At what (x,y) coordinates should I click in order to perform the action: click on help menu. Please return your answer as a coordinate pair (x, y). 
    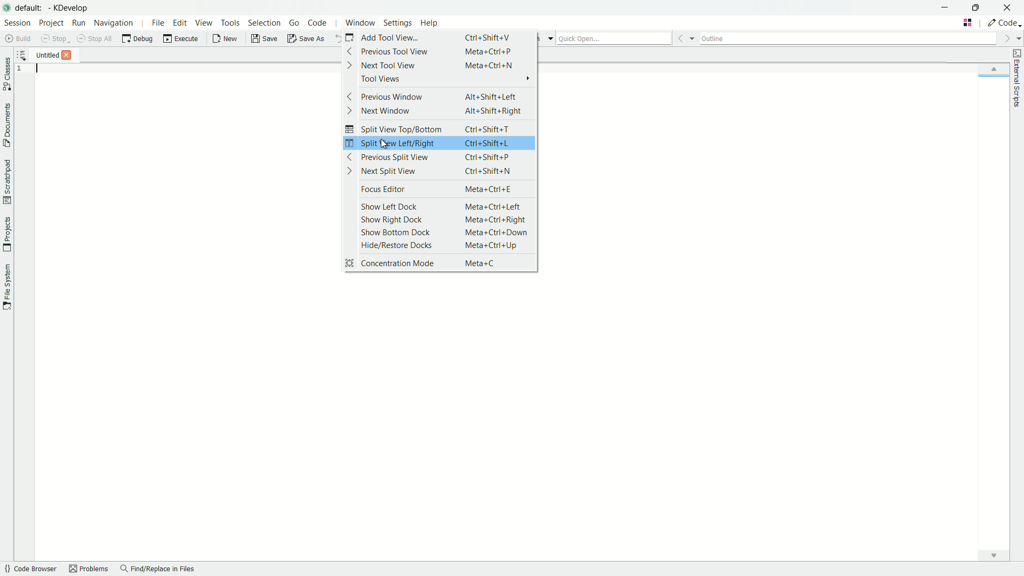
    Looking at the image, I should click on (429, 23).